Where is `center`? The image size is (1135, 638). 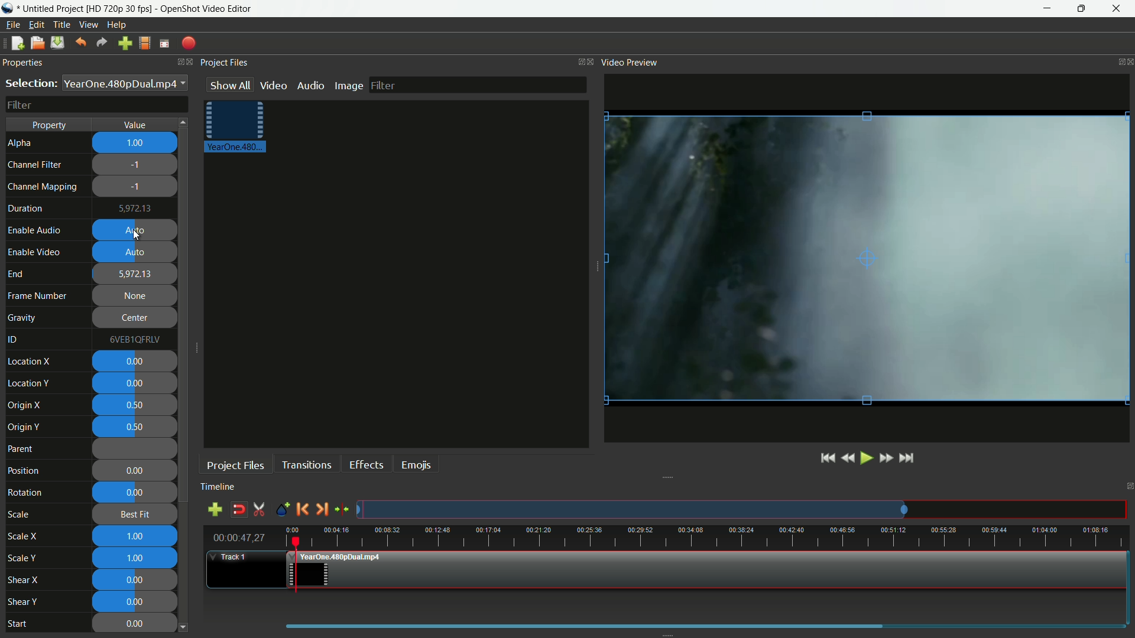 center is located at coordinates (133, 319).